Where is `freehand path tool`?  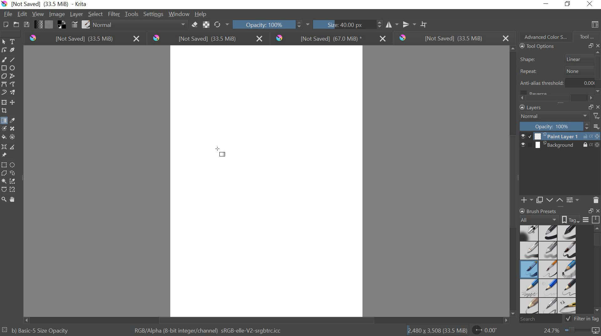
freehand path tool is located at coordinates (14, 84).